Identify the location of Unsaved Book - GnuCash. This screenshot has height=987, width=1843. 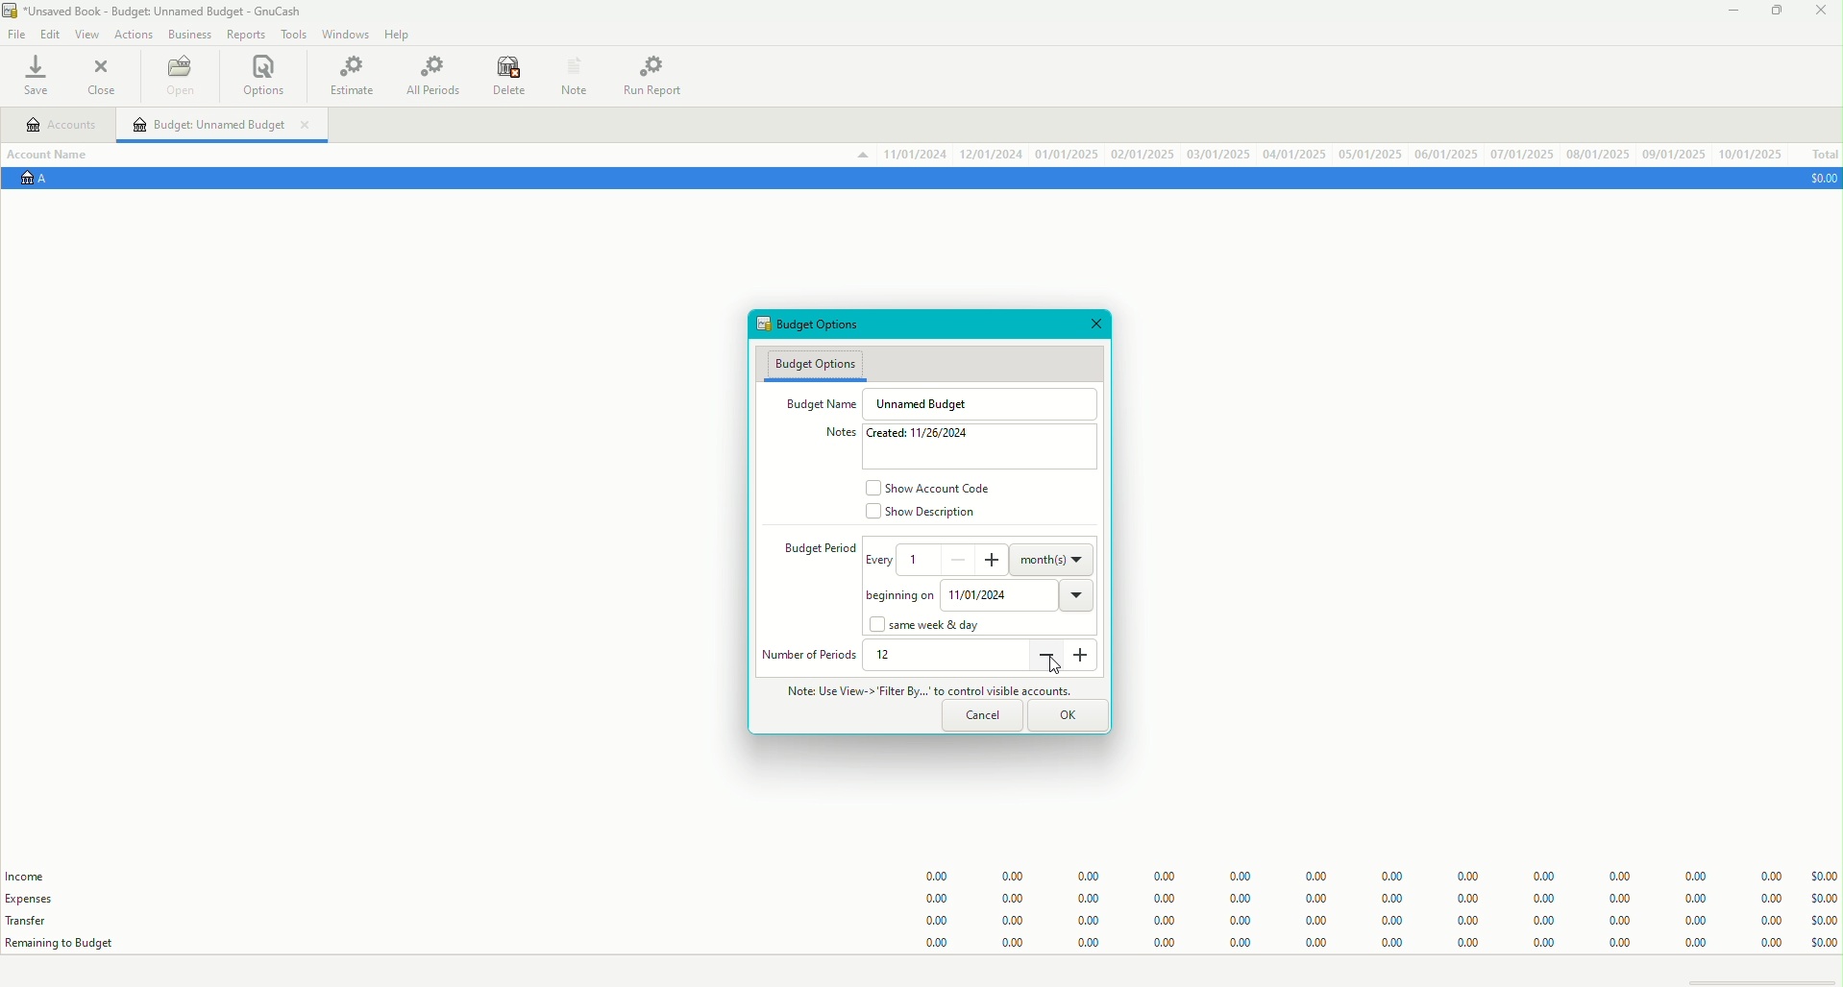
(157, 12).